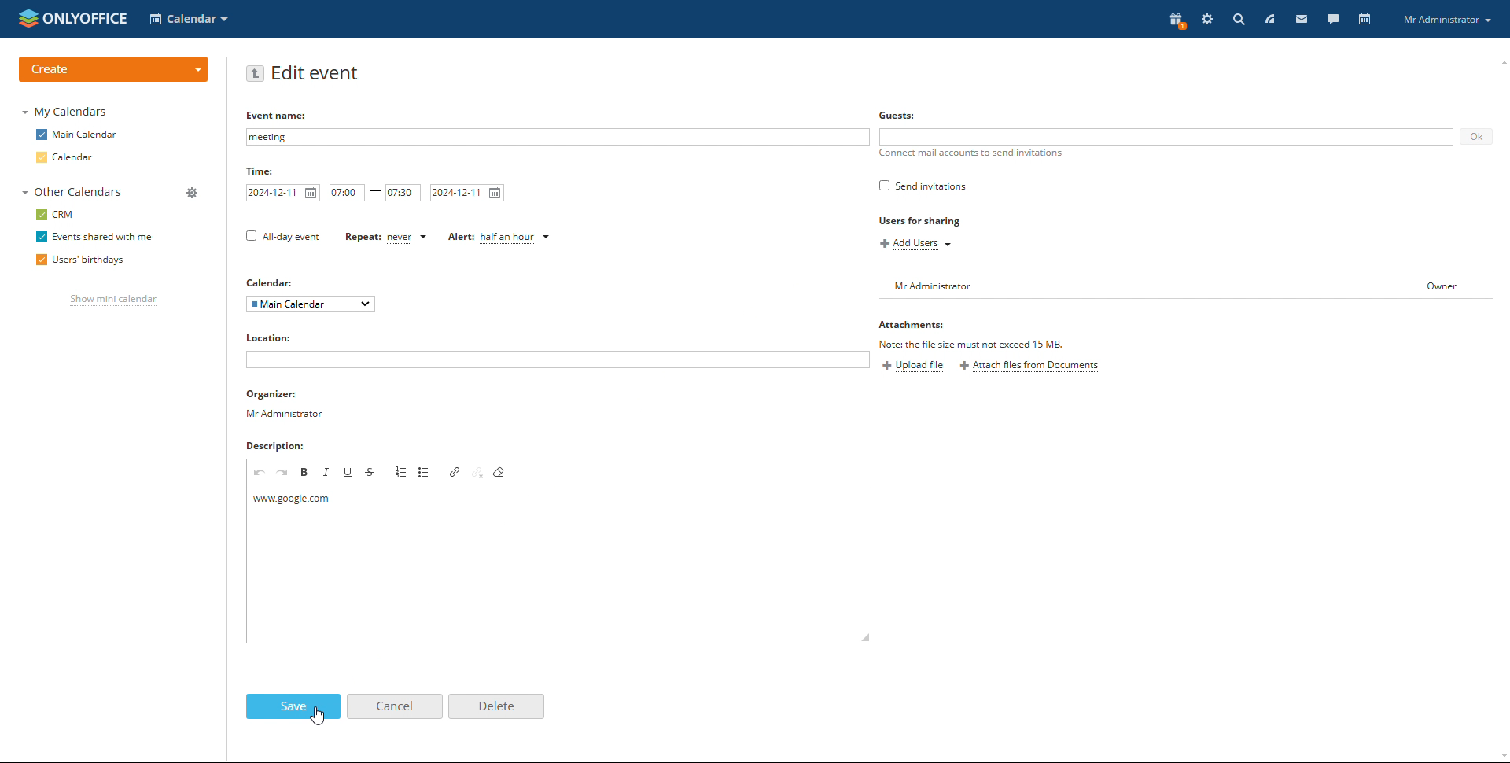 This screenshot has width=1510, height=763. Describe the element at coordinates (396, 706) in the screenshot. I see `cancel` at that location.